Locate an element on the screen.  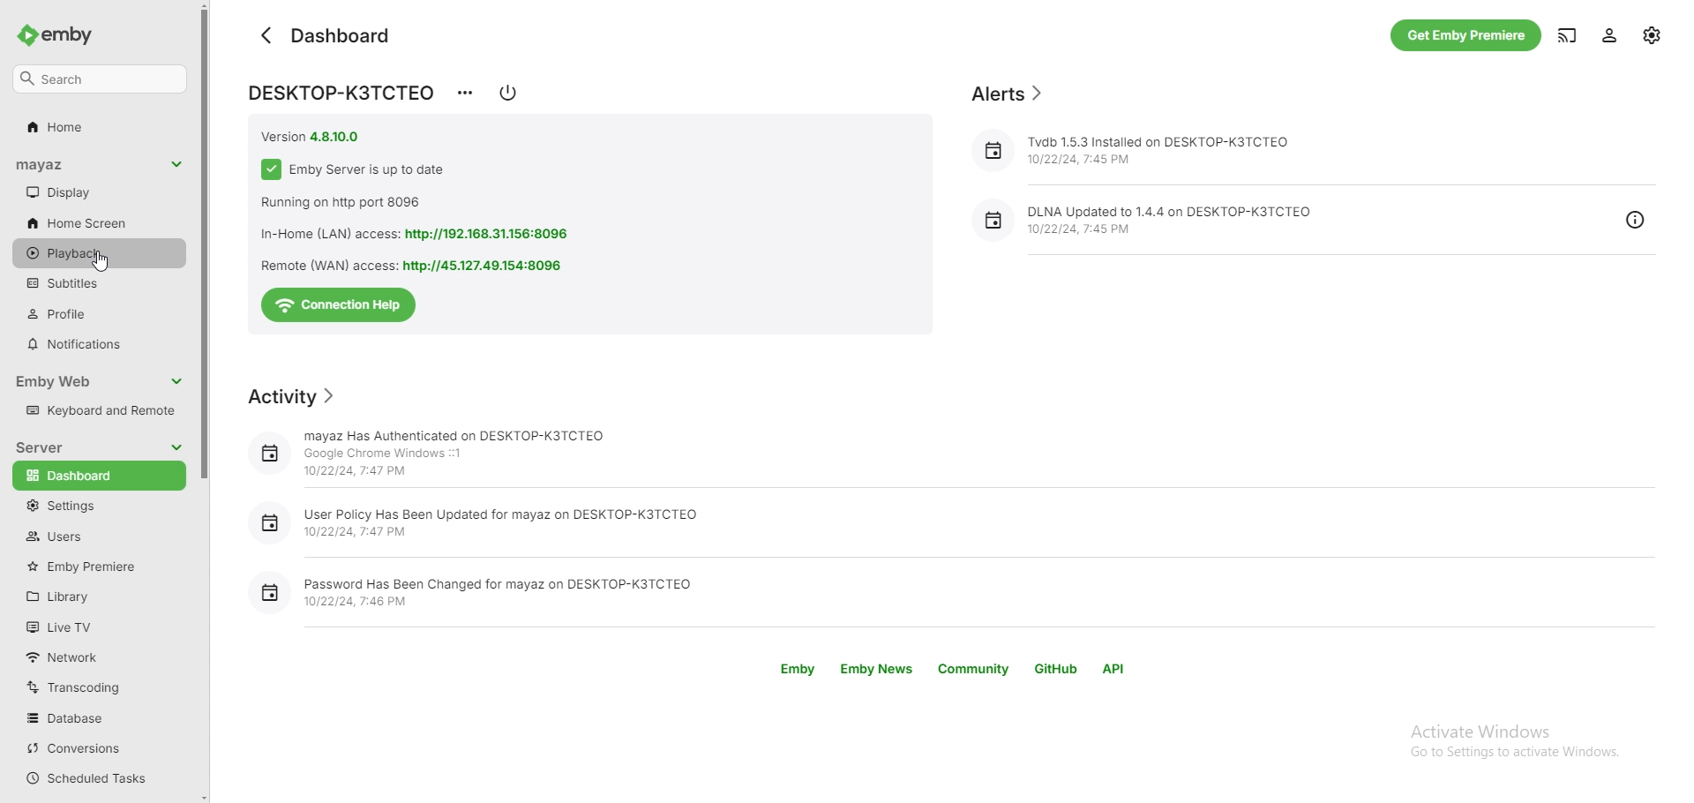
running on http port 8096 is located at coordinates (345, 201).